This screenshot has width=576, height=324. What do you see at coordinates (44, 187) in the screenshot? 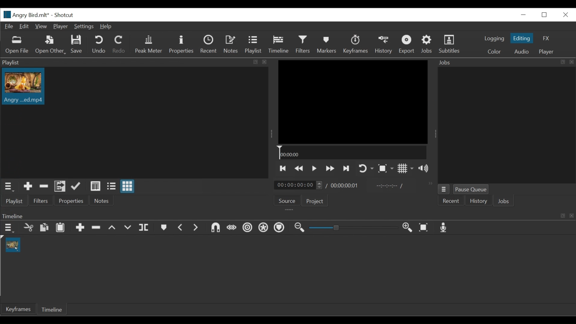
I see `Remove cut` at bounding box center [44, 187].